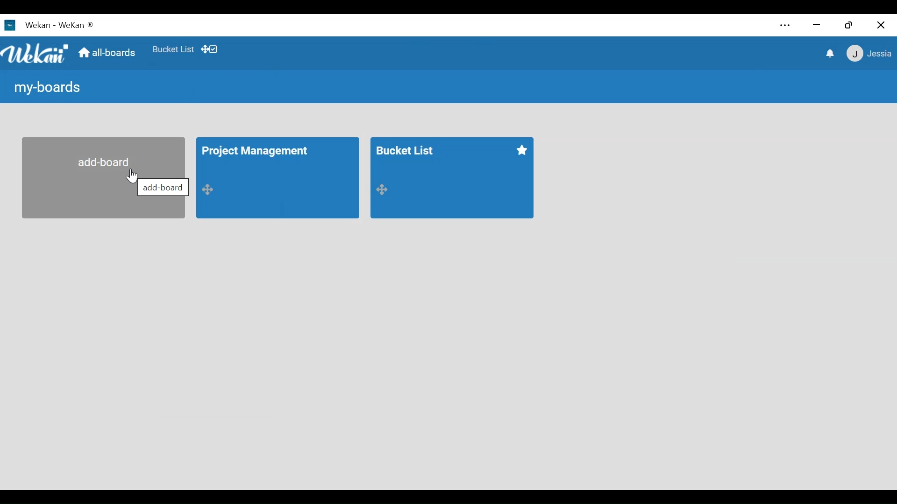 The image size is (897, 504). I want to click on Settings and more, so click(784, 26).